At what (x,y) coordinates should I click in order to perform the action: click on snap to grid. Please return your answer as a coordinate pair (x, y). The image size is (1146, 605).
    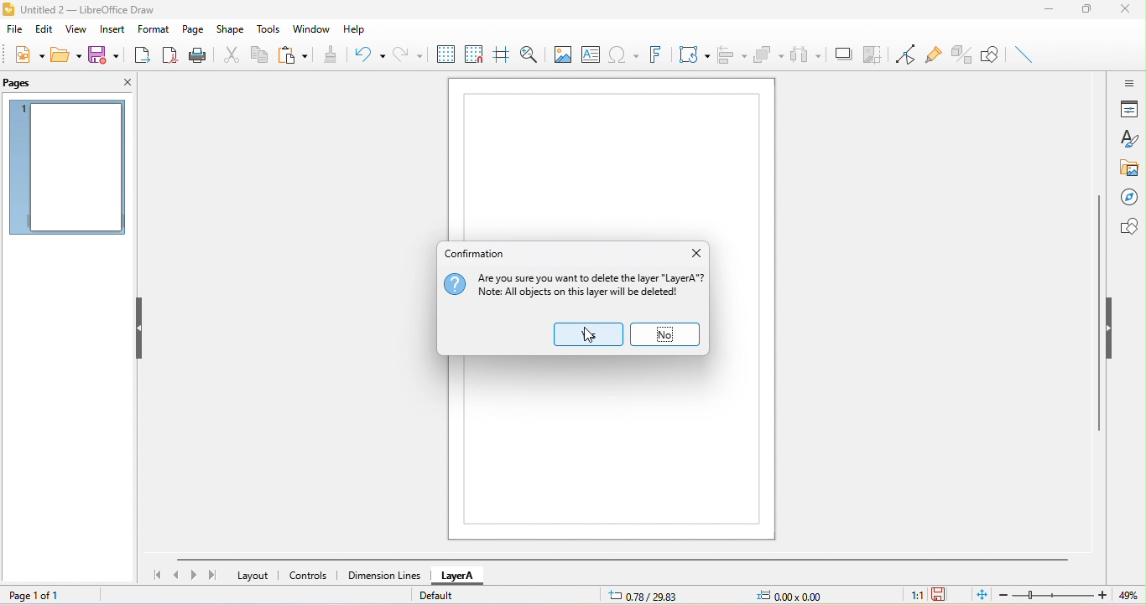
    Looking at the image, I should click on (474, 57).